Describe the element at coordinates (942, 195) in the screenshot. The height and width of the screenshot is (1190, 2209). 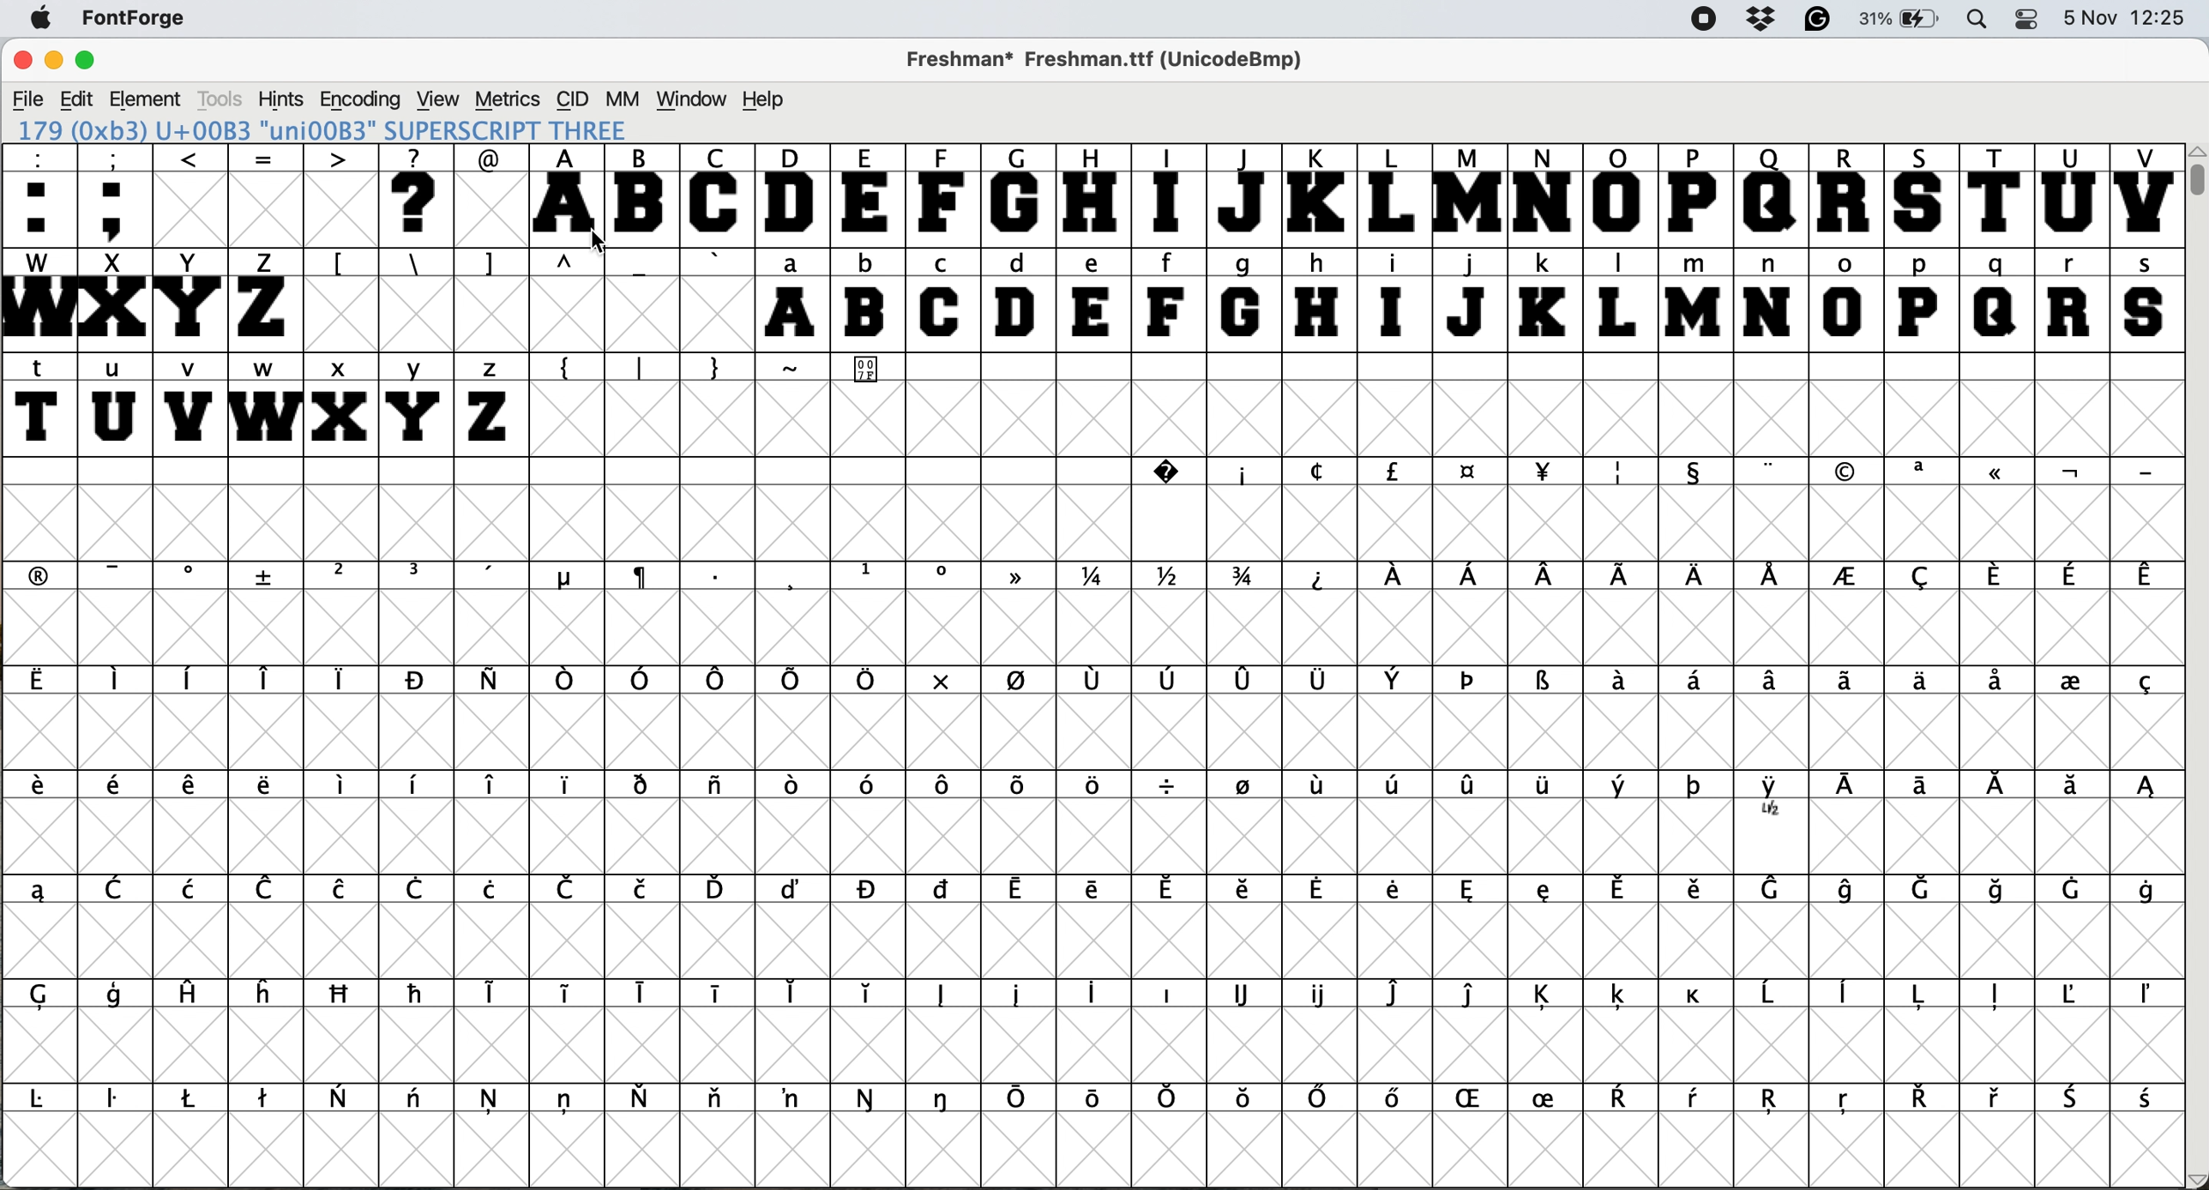
I see `F` at that location.